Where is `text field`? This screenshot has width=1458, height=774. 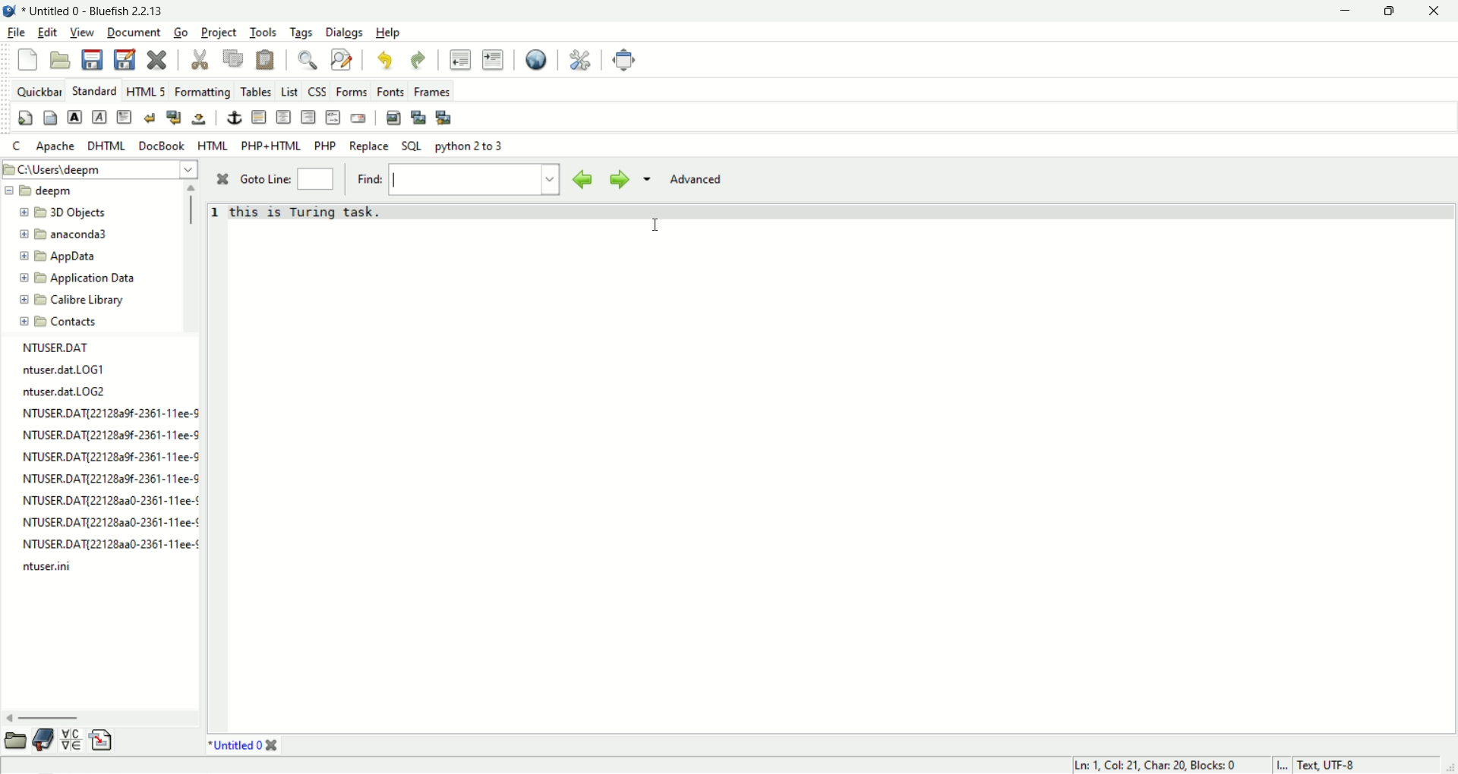
text field is located at coordinates (465, 180).